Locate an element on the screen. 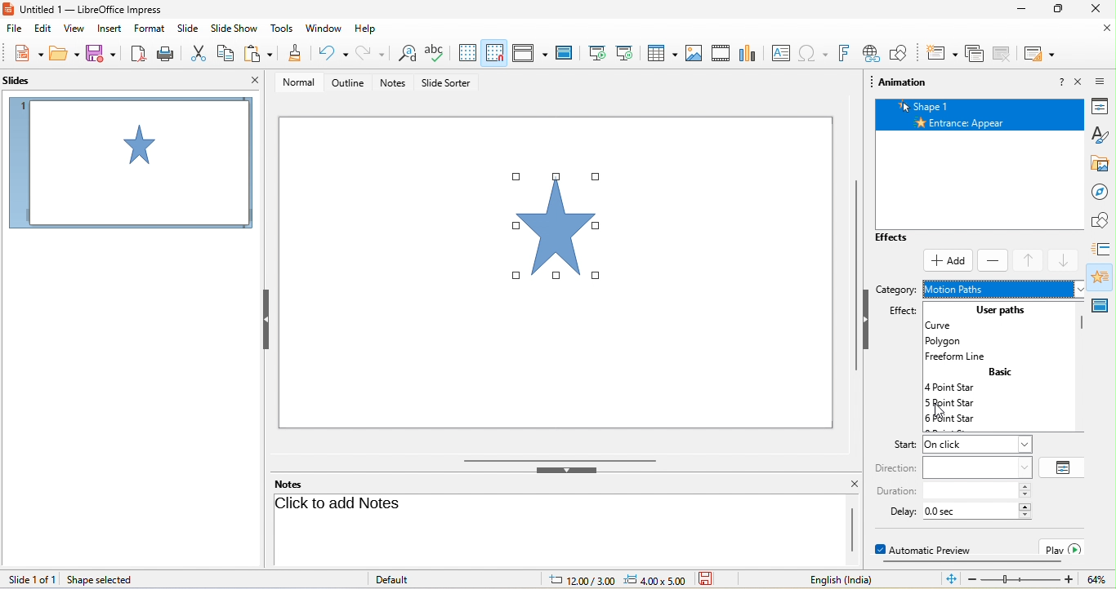  fontwork text is located at coordinates (843, 54).